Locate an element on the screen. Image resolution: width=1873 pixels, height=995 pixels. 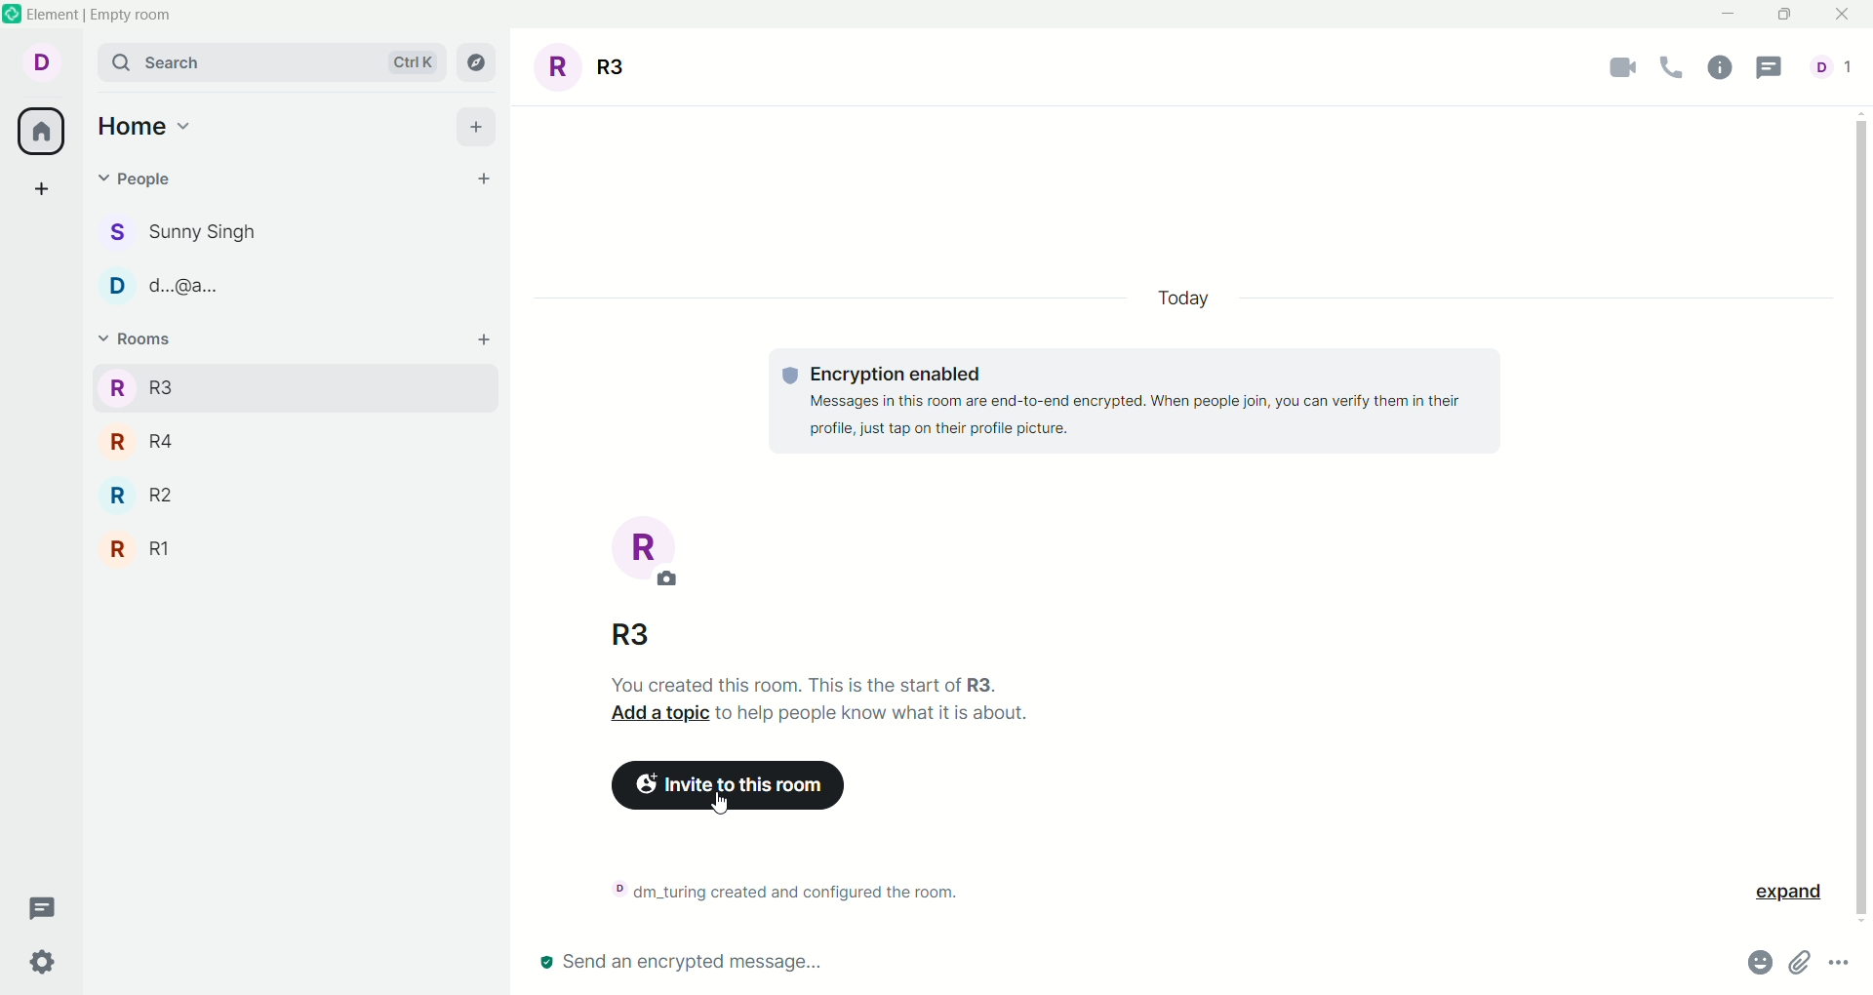
people is located at coordinates (1831, 69).